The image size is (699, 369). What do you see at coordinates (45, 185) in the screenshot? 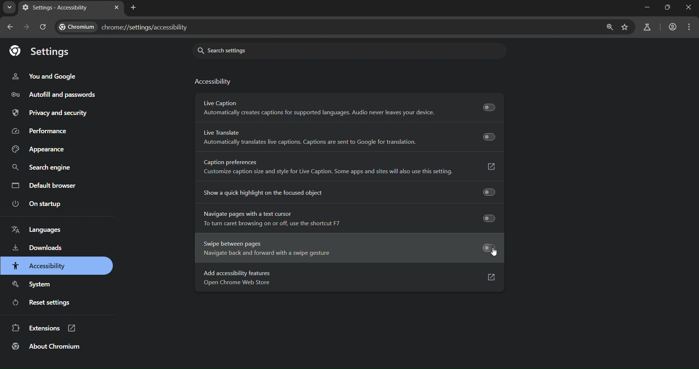
I see `default browser` at bounding box center [45, 185].